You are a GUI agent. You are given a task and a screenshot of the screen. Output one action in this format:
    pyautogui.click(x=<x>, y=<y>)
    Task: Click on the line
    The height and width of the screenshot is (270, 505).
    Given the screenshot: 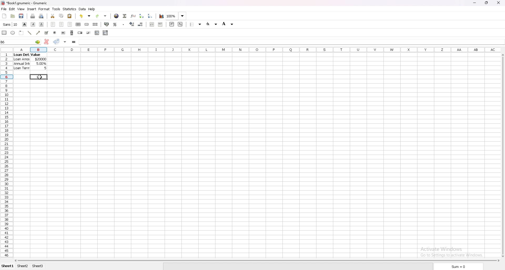 What is the action you would take?
    pyautogui.click(x=30, y=33)
    